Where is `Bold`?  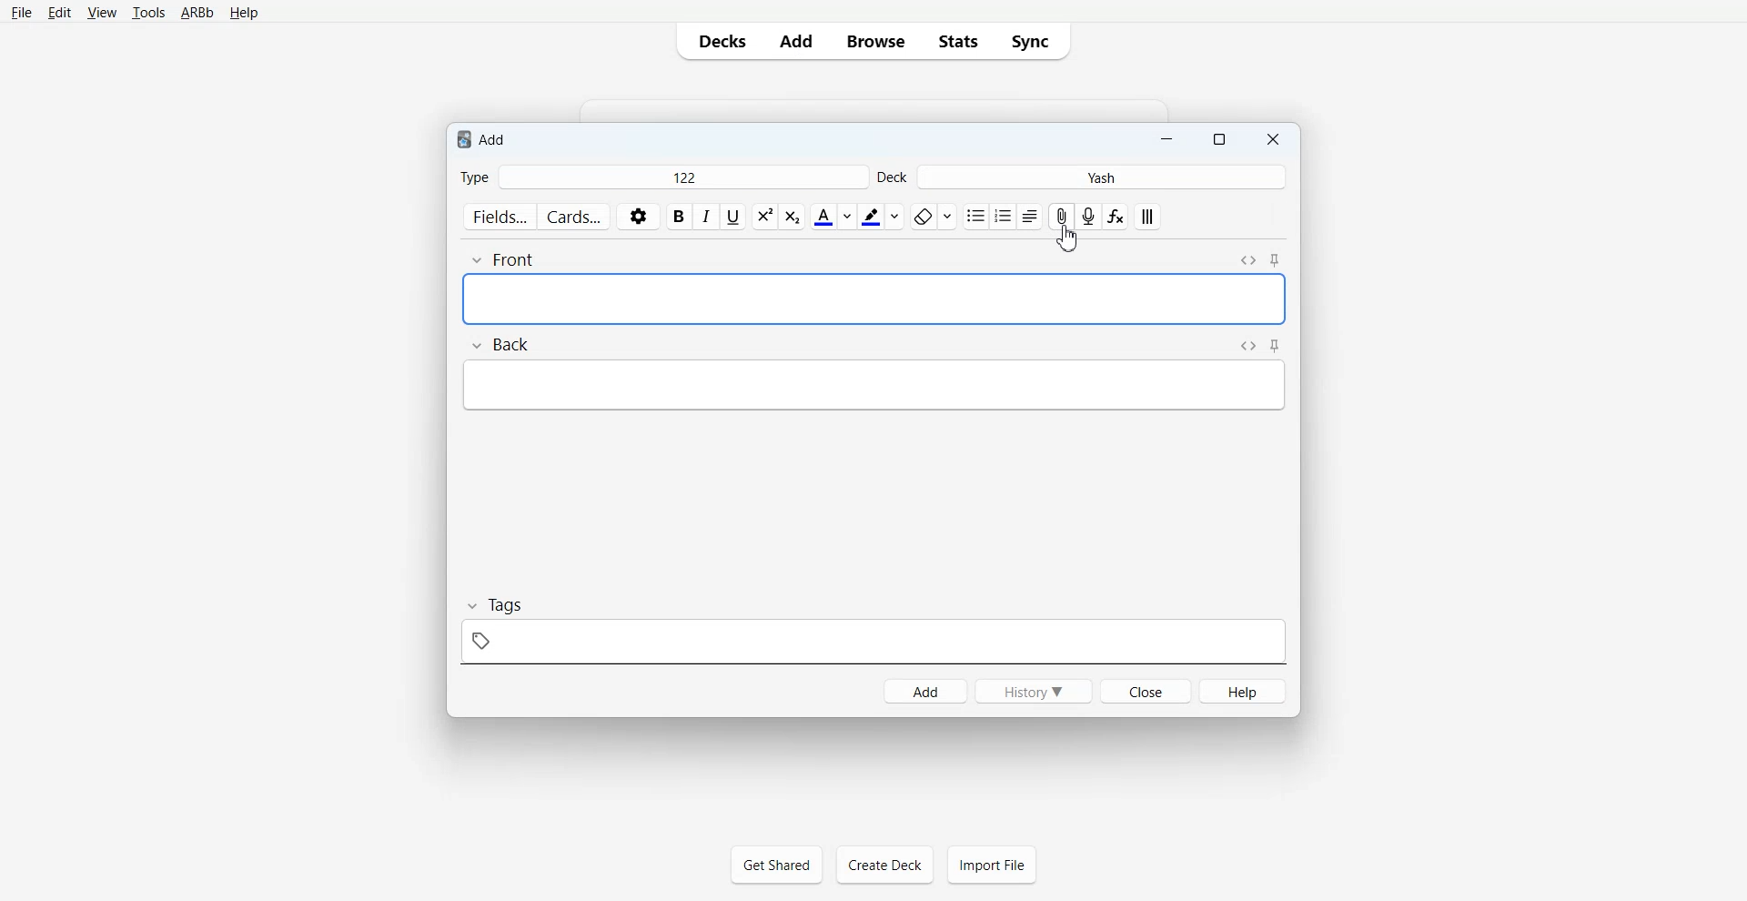 Bold is located at coordinates (680, 217).